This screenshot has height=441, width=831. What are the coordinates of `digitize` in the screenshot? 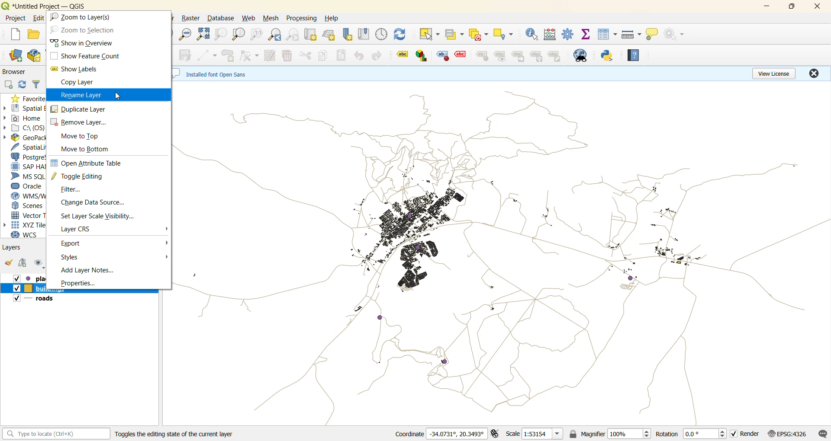 It's located at (206, 55).